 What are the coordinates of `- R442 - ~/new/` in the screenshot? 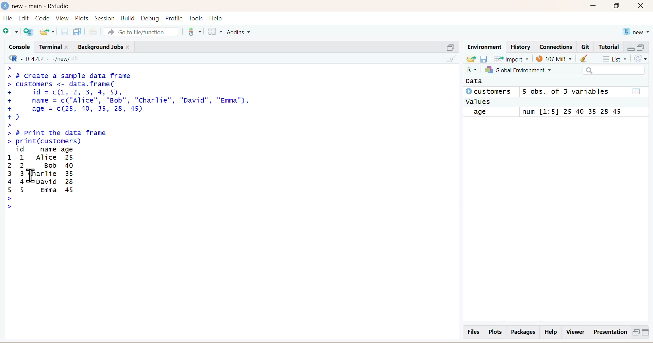 It's located at (51, 58).